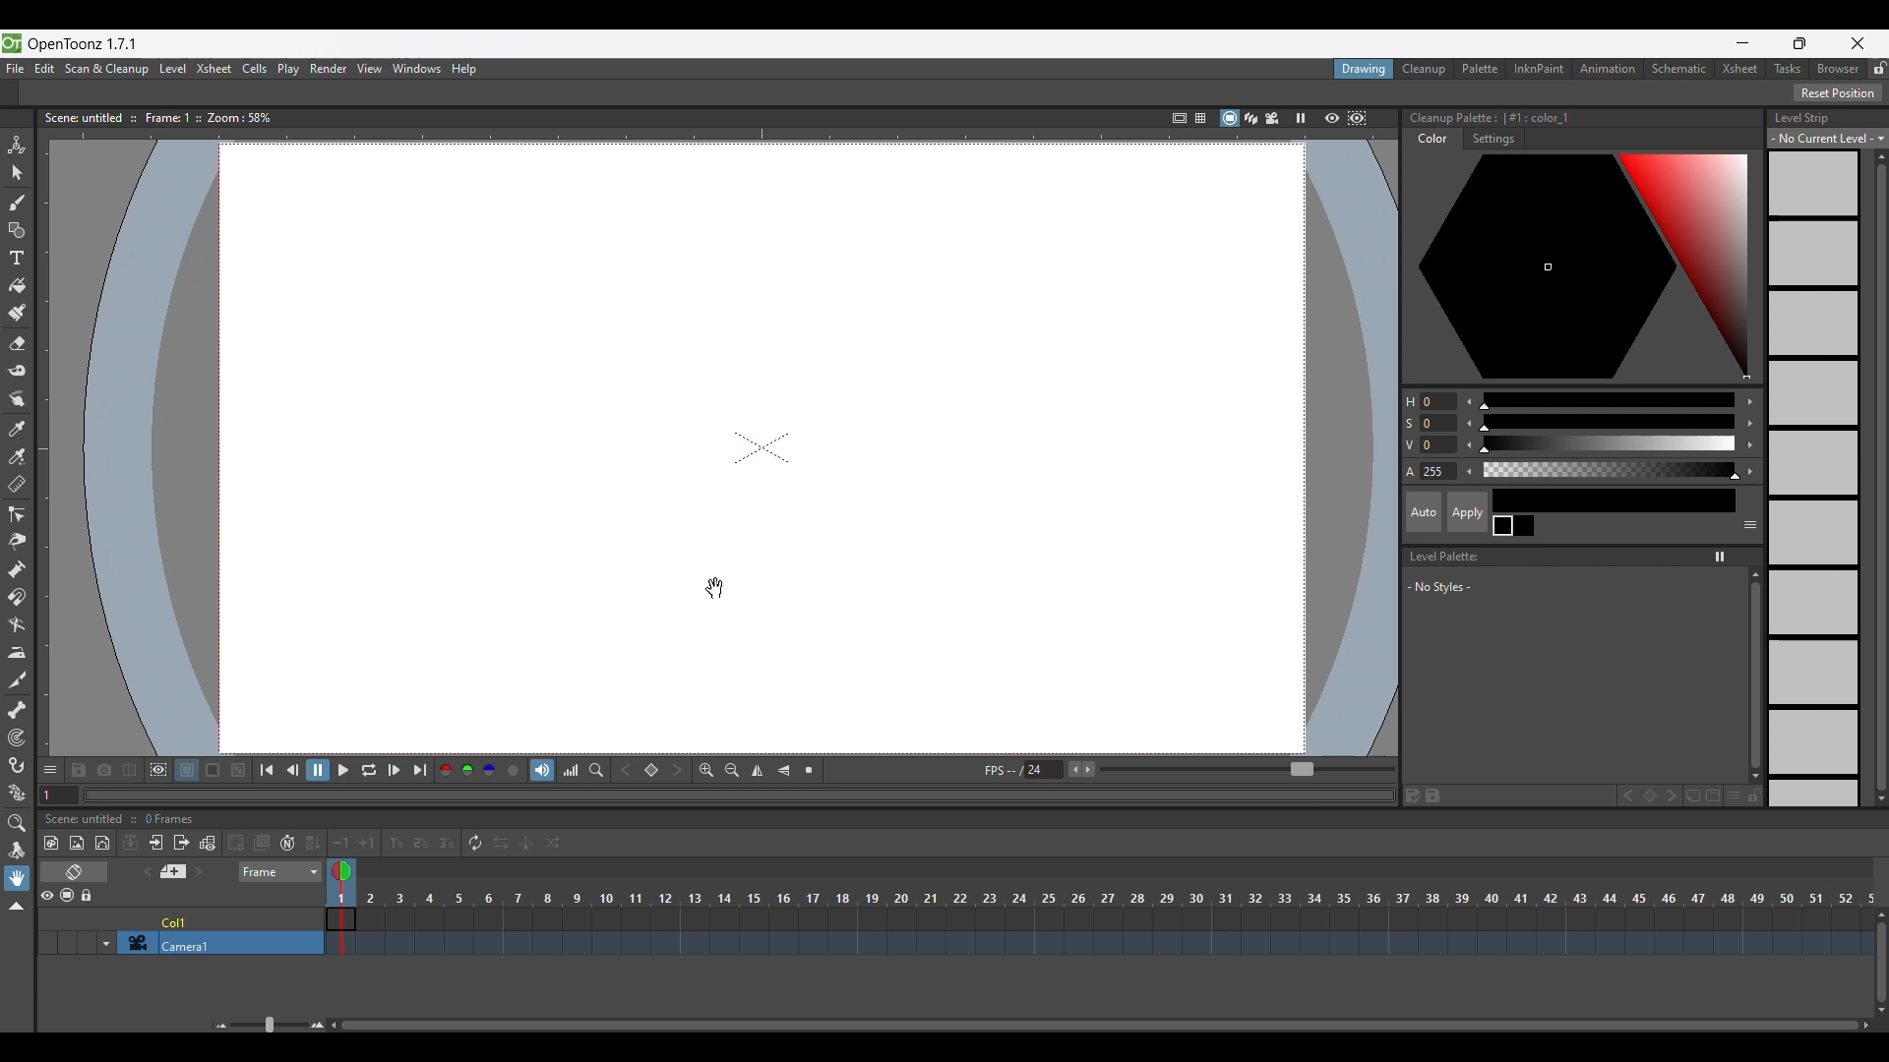 The image size is (1889, 1062). What do you see at coordinates (1301, 118) in the screenshot?
I see `Freeze` at bounding box center [1301, 118].